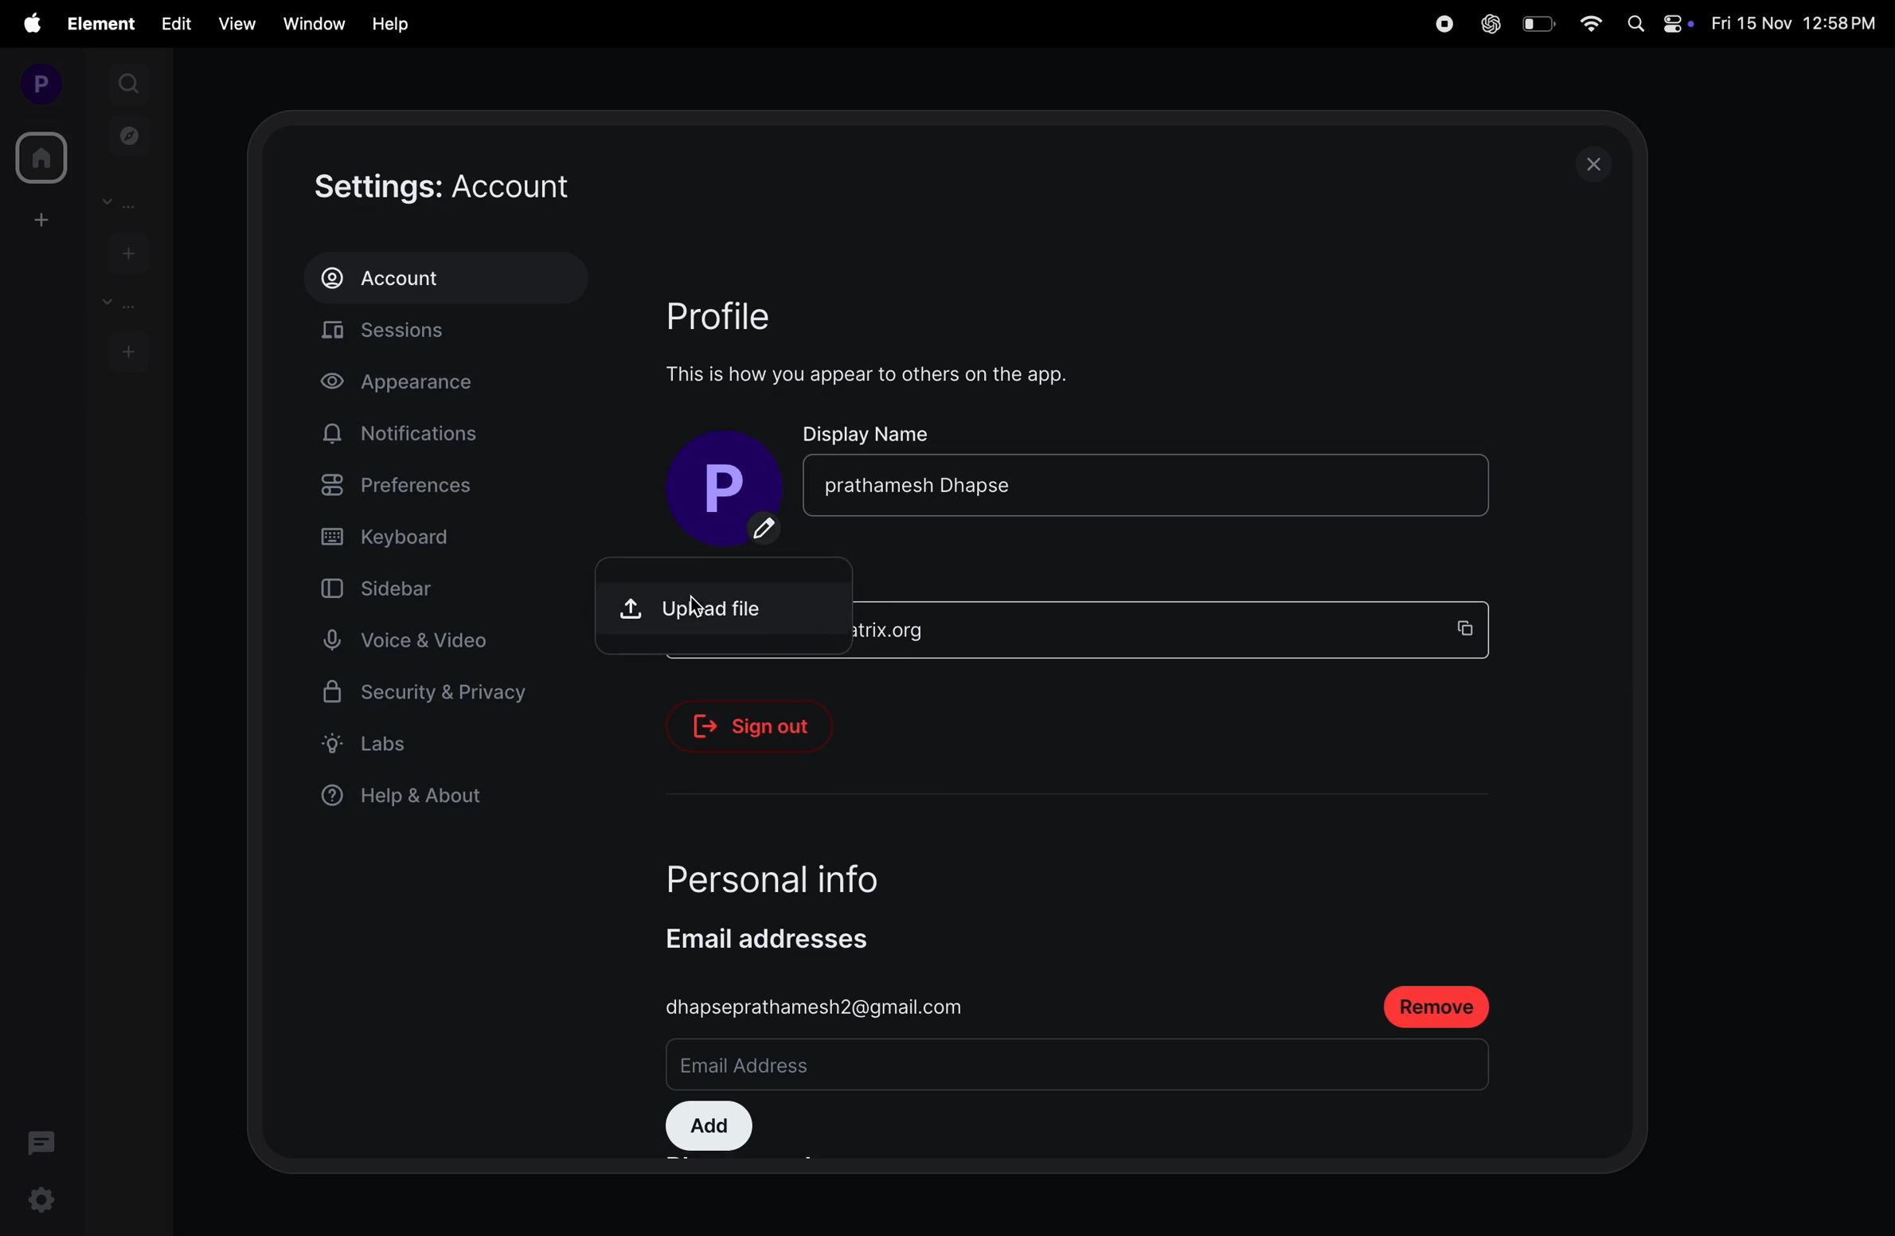 This screenshot has width=1895, height=1236. I want to click on apple menu, so click(30, 23).